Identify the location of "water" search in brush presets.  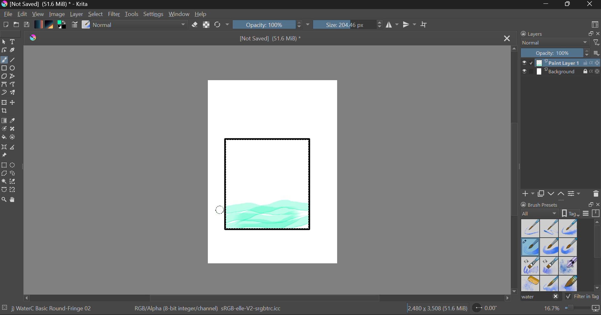
(540, 298).